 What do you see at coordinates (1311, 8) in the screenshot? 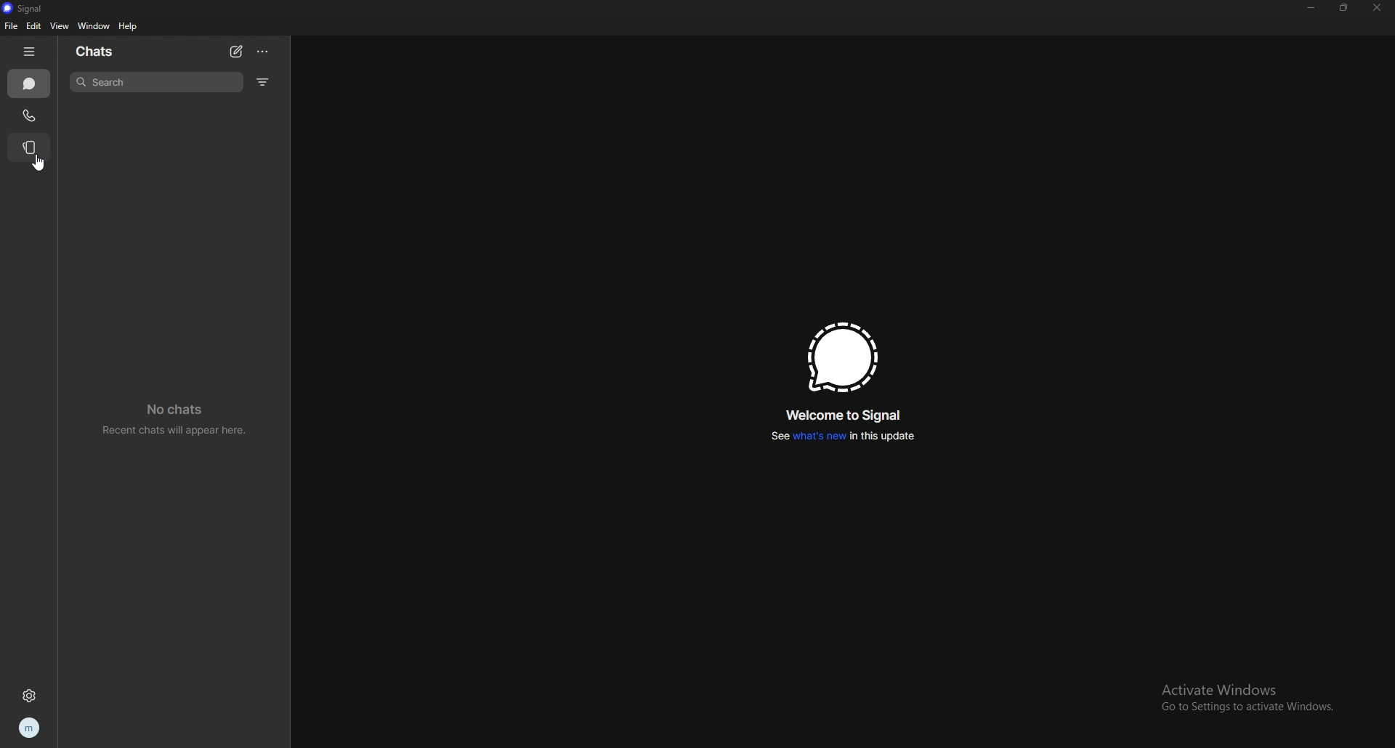
I see `minimize` at bounding box center [1311, 8].